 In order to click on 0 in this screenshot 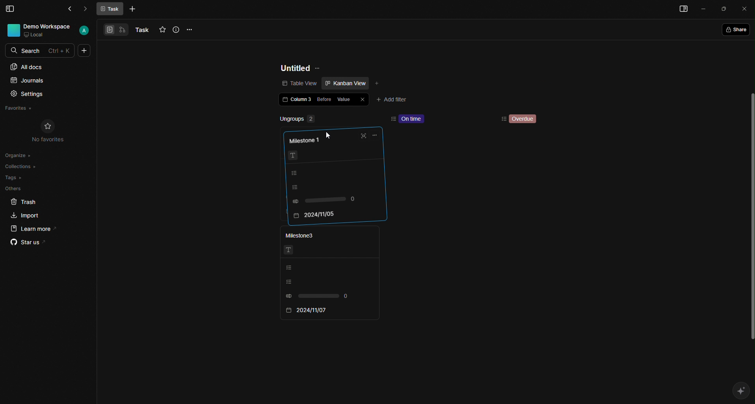, I will do `click(316, 296)`.